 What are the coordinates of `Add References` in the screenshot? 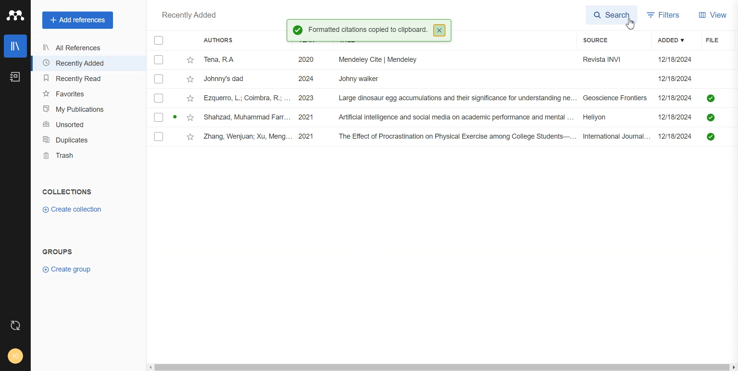 It's located at (78, 20).